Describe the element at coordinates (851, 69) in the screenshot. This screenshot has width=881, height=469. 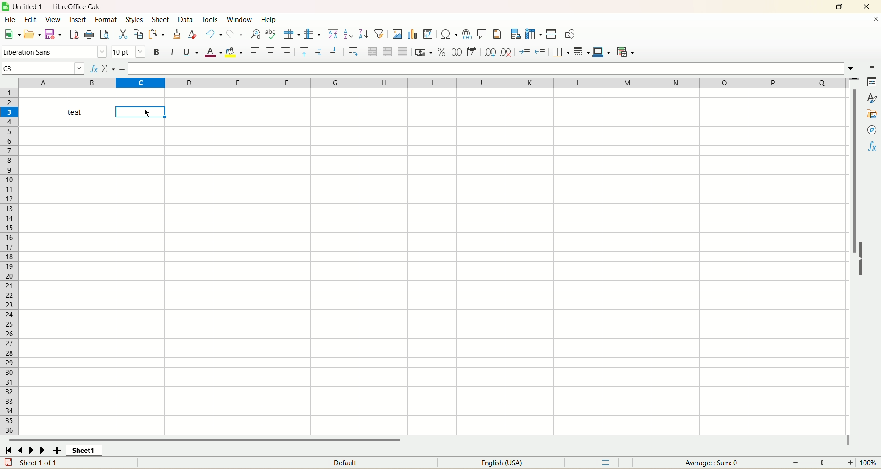
I see `More options` at that location.